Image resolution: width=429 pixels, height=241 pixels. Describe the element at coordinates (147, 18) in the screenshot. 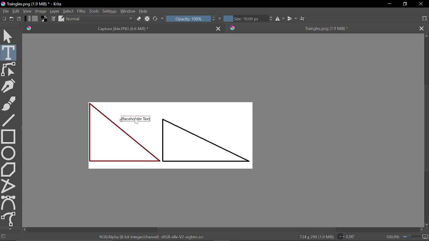

I see `Preserve Alpha` at that location.